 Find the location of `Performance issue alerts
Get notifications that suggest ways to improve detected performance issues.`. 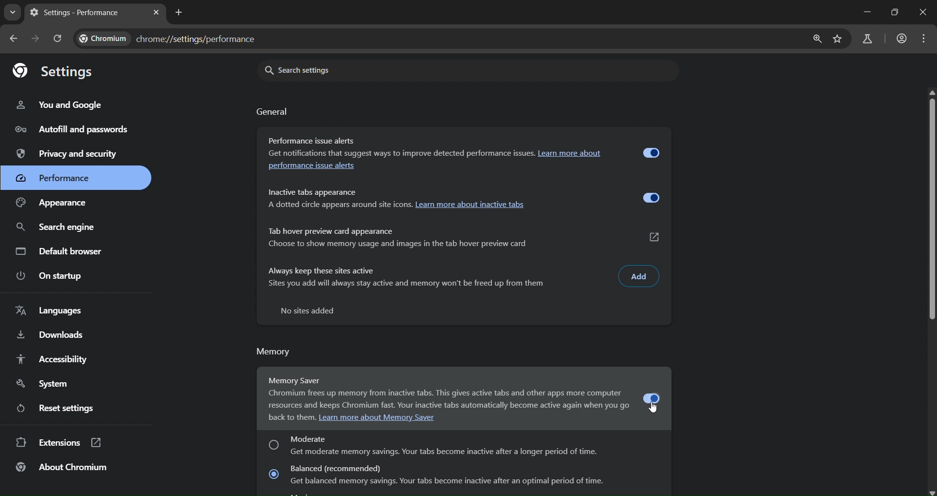

Performance issue alerts
Get notifications that suggest ways to improve detected performance issues. is located at coordinates (401, 146).